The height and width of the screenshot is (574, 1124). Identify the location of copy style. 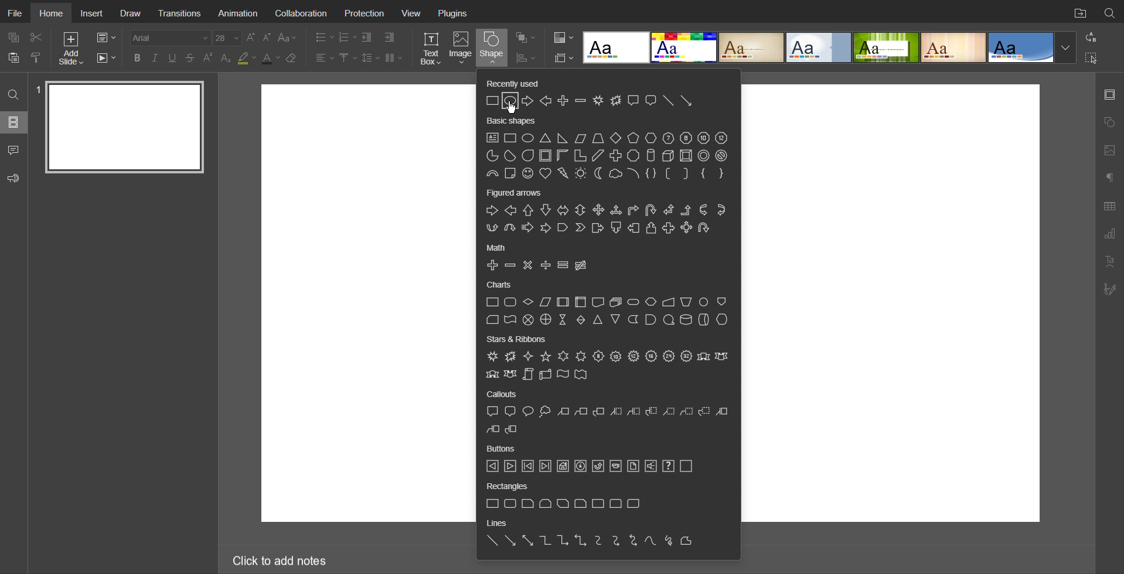
(40, 57).